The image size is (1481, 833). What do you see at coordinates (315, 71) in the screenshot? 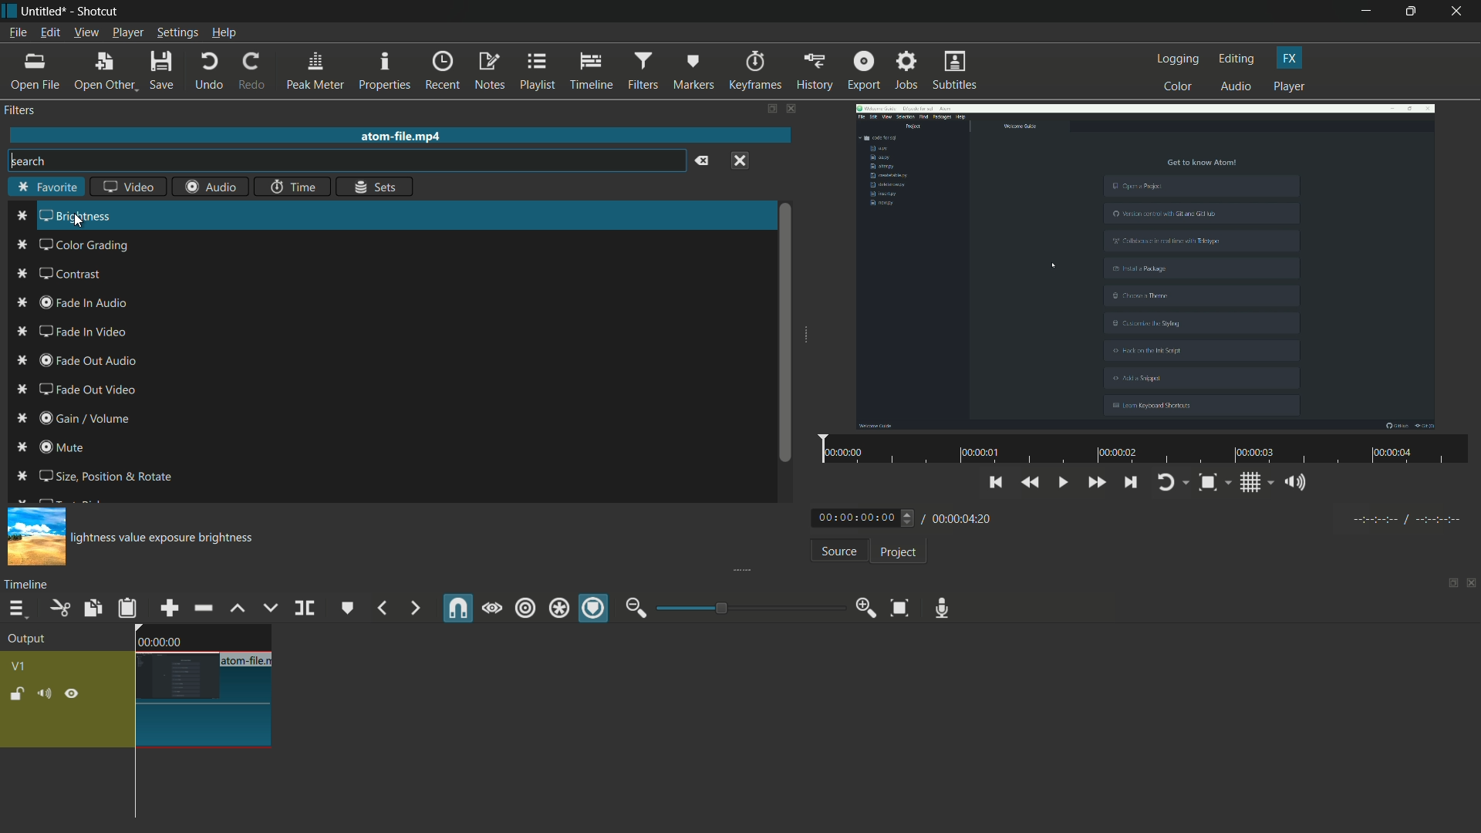
I see `peak meter` at bounding box center [315, 71].